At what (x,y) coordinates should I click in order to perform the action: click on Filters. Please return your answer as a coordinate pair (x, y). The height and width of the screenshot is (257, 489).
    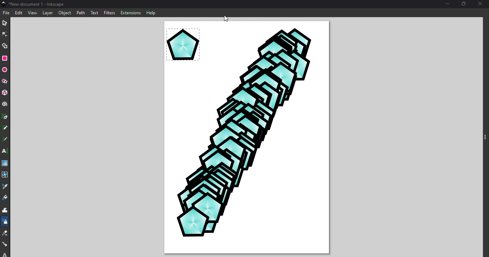
    Looking at the image, I should click on (109, 12).